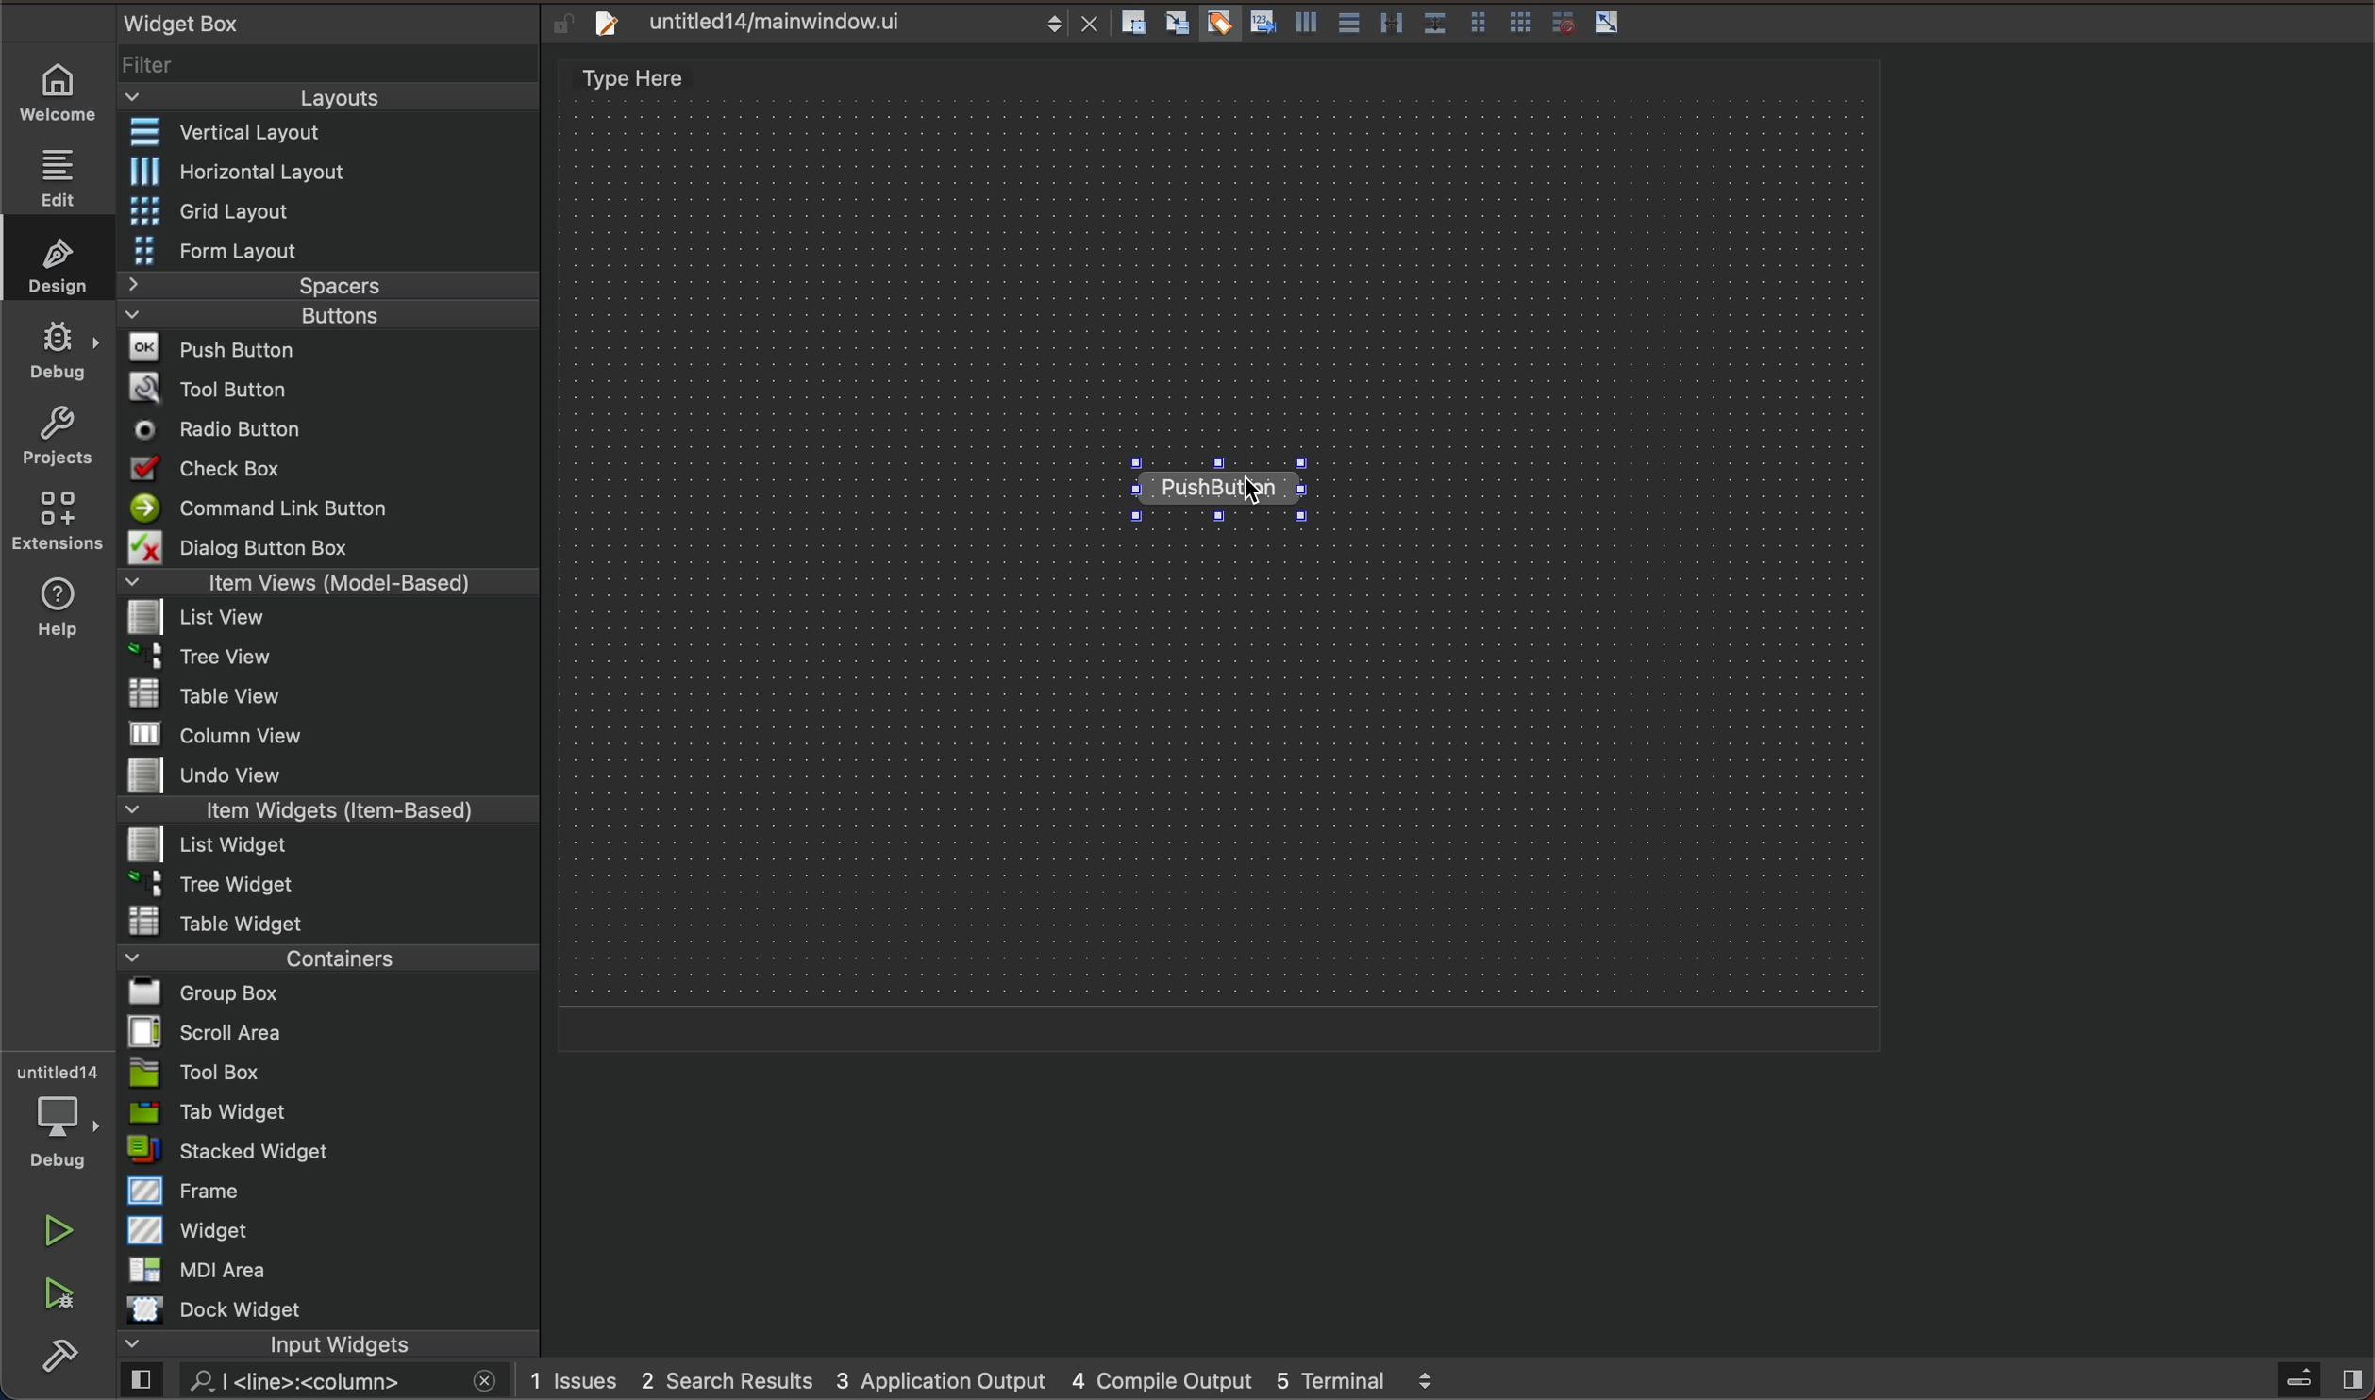 The image size is (2375, 1400). Describe the element at coordinates (328, 249) in the screenshot. I see `form layout` at that location.